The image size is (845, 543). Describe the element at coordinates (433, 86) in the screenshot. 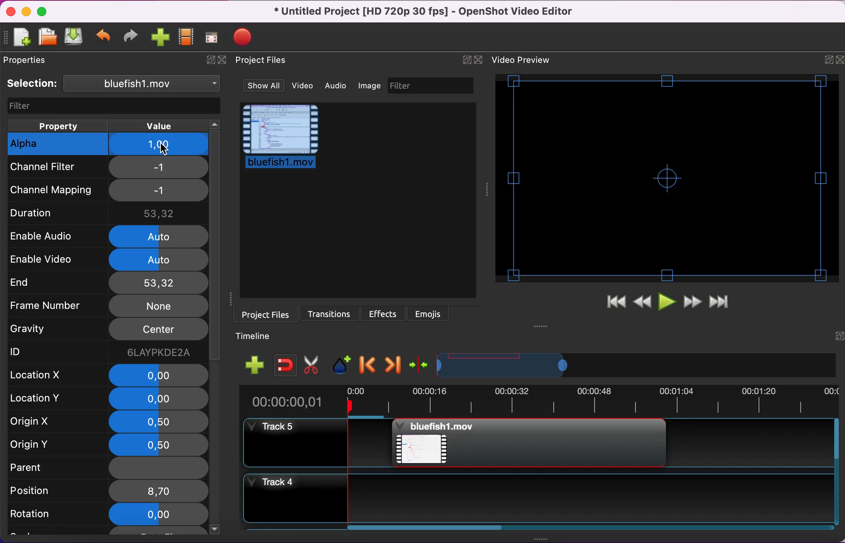

I see `filter` at that location.